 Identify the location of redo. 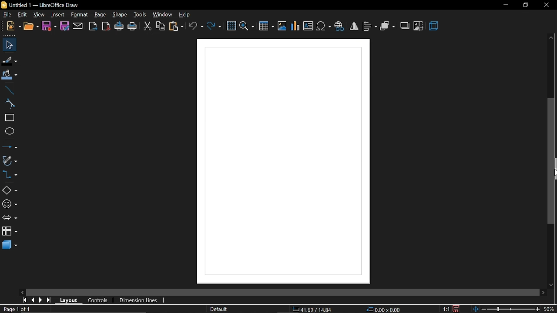
(215, 27).